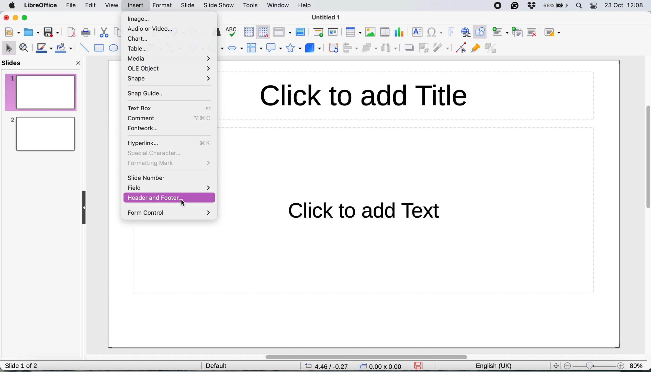 The width and height of the screenshot is (651, 372). I want to click on spotlight search, so click(579, 6).